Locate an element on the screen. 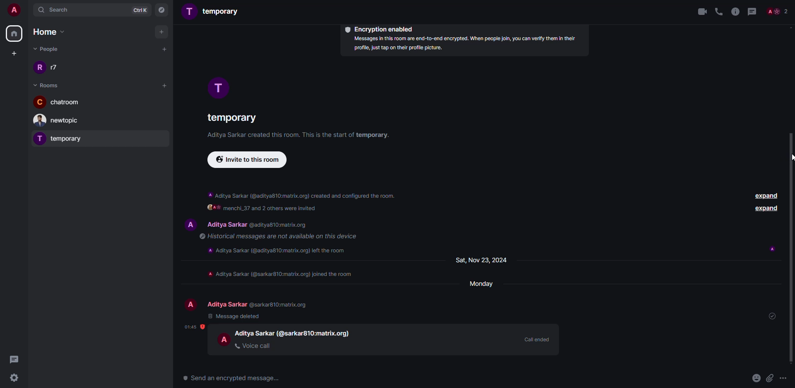 This screenshot has height=388, width=795. profile is located at coordinates (224, 86).